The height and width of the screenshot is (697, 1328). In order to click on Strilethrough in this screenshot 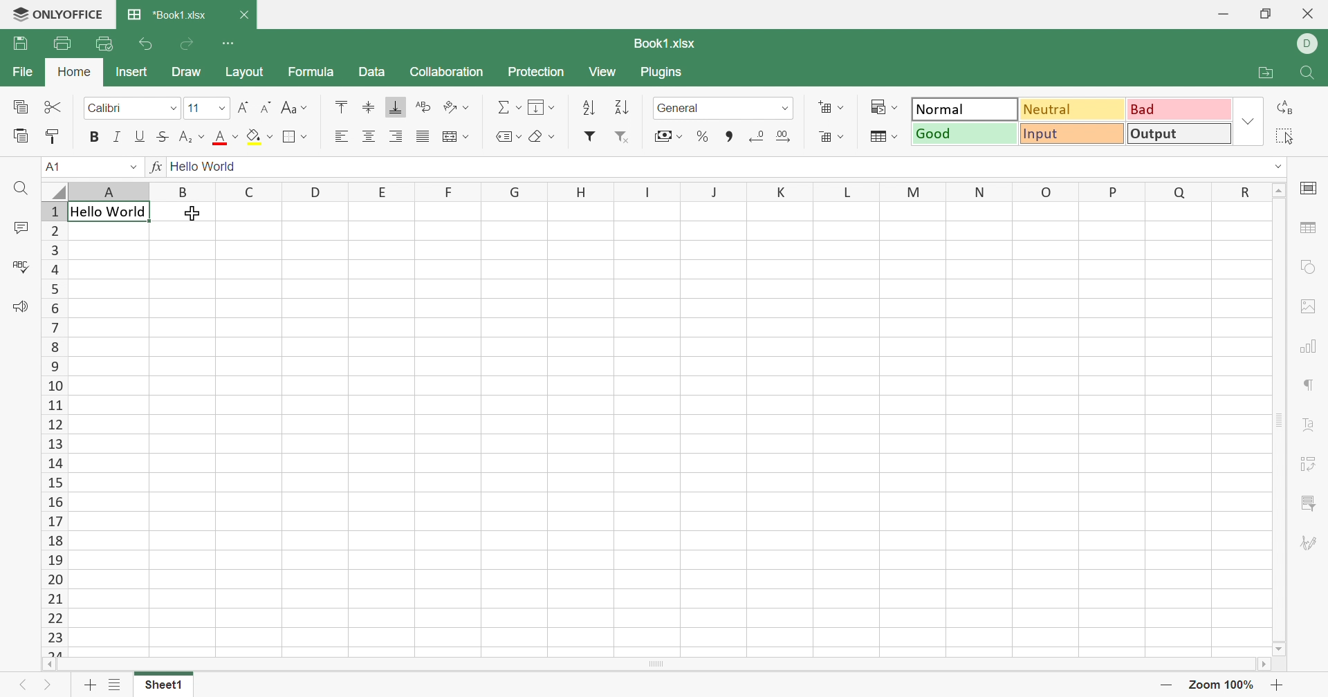, I will do `click(160, 136)`.